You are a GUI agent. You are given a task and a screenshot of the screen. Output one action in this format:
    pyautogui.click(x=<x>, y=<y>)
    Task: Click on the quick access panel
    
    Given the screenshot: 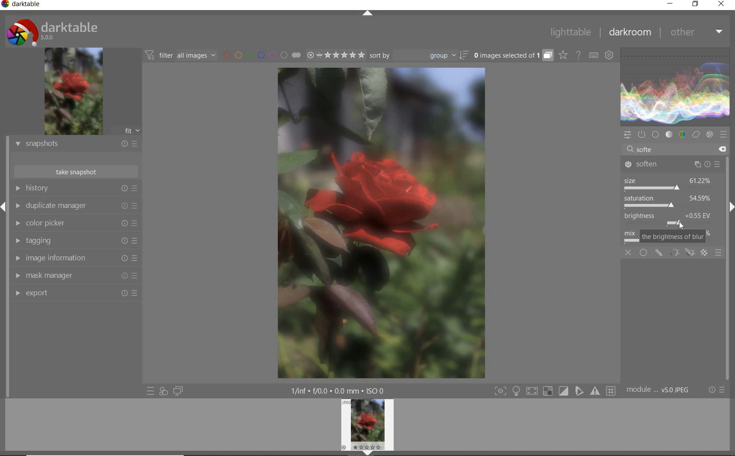 What is the action you would take?
    pyautogui.click(x=627, y=135)
    